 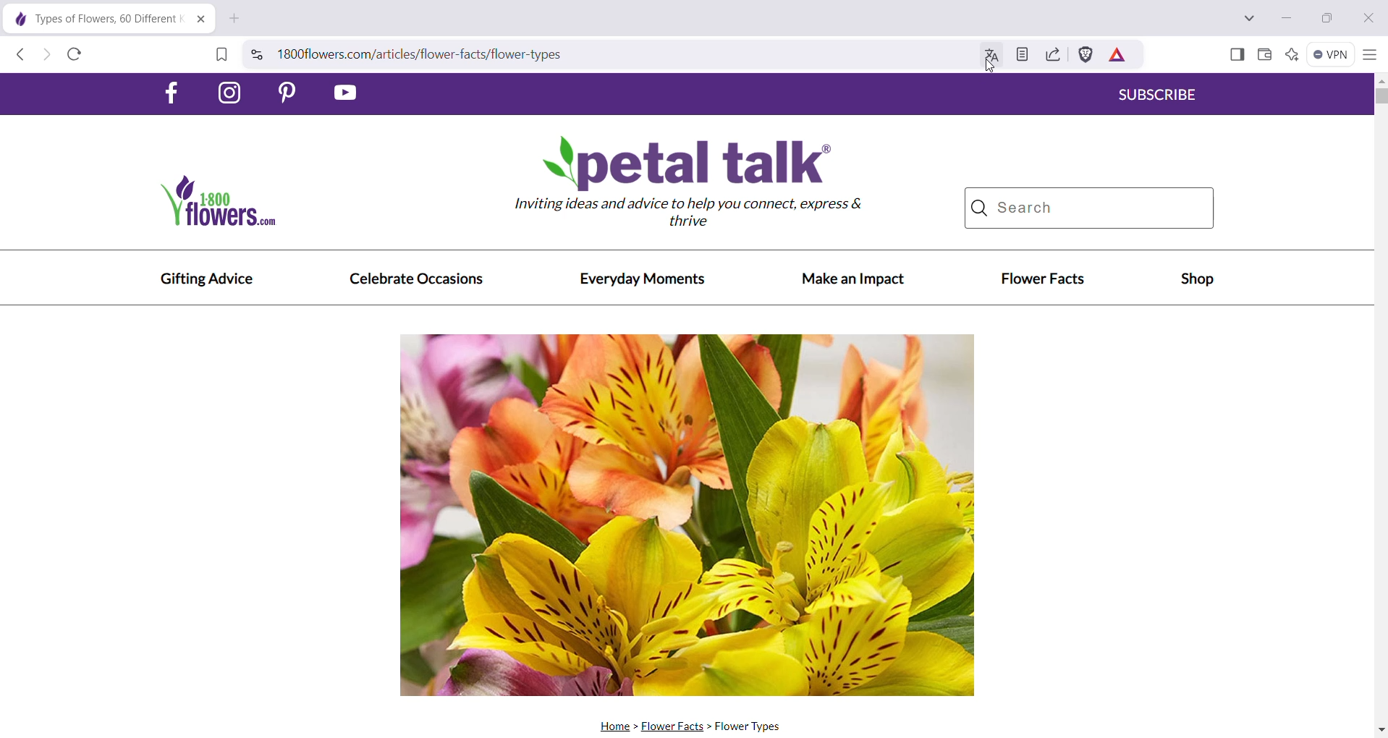 What do you see at coordinates (1371, 18) in the screenshot?
I see `Close` at bounding box center [1371, 18].